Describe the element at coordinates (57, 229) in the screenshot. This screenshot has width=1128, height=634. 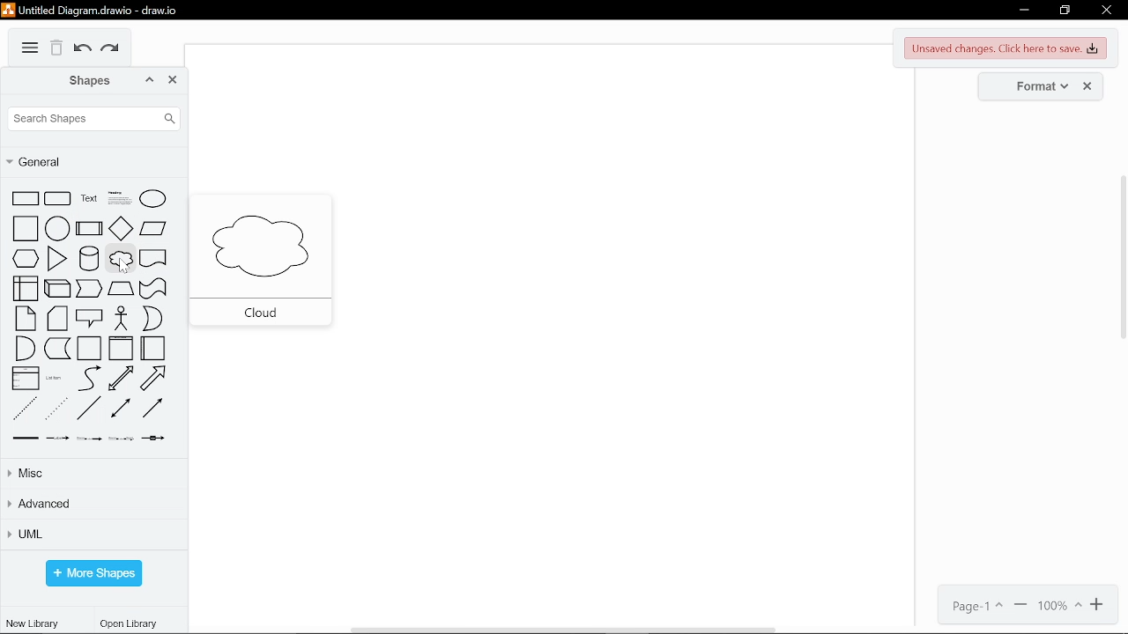
I see `circle` at that location.